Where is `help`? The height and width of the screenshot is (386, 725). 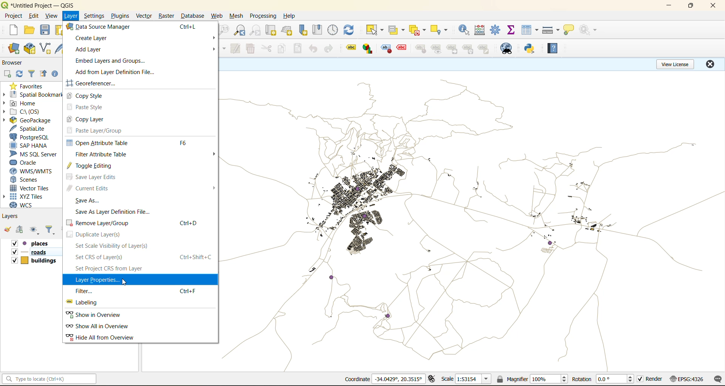
help is located at coordinates (552, 49).